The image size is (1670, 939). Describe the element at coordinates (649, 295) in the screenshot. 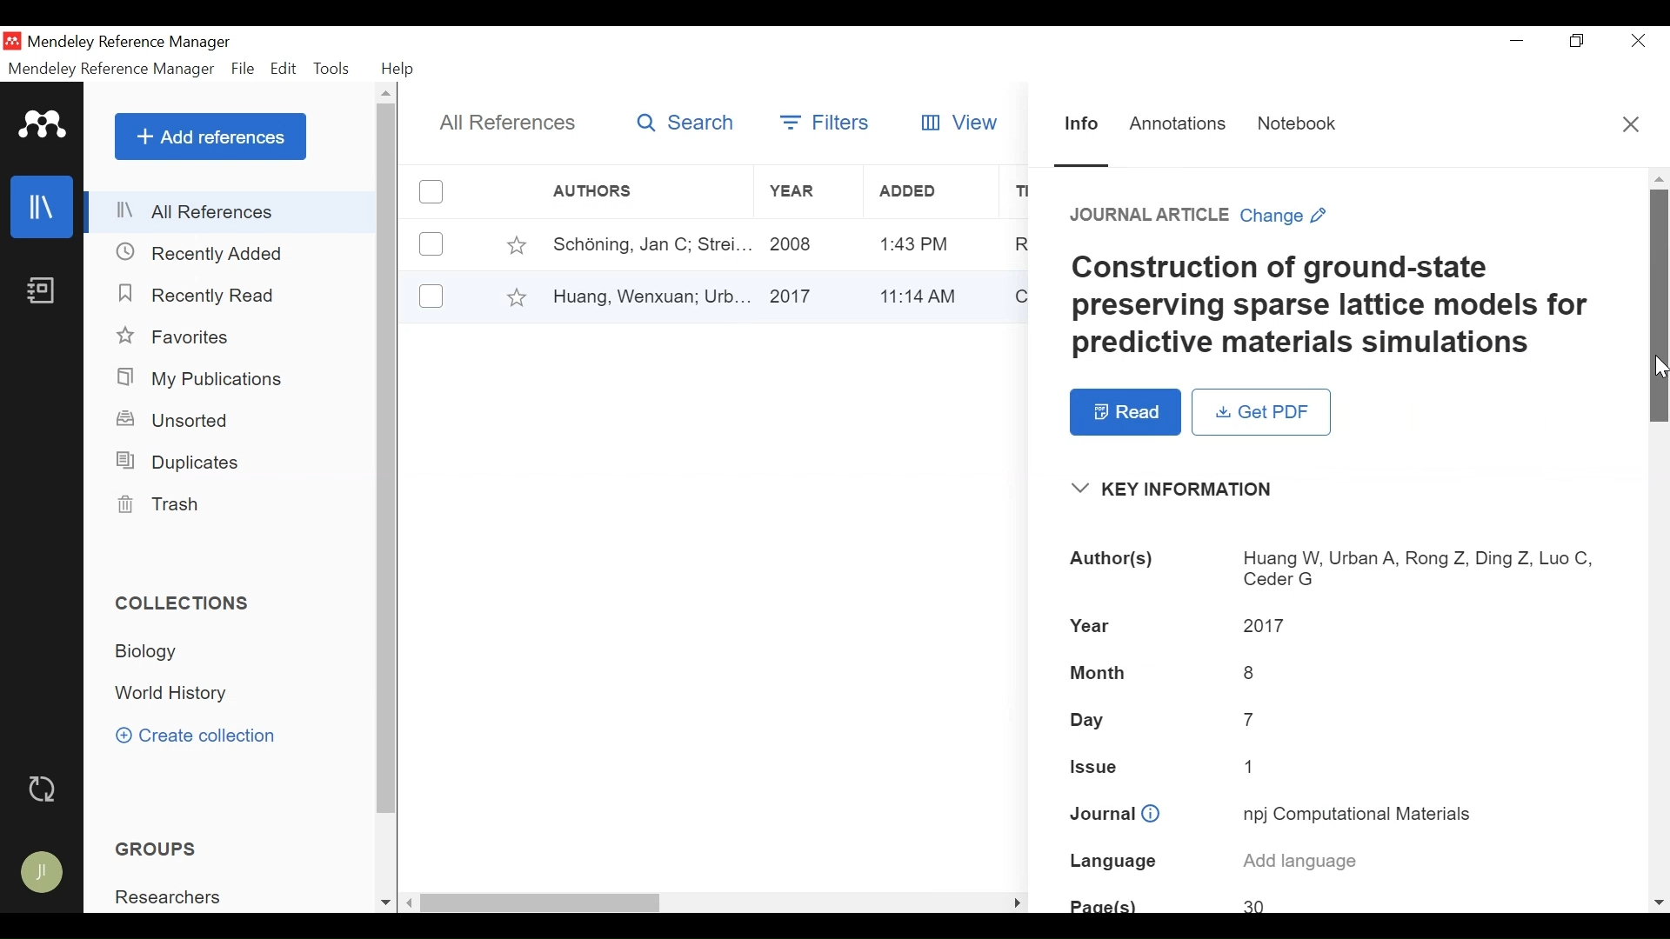

I see `Author` at that location.